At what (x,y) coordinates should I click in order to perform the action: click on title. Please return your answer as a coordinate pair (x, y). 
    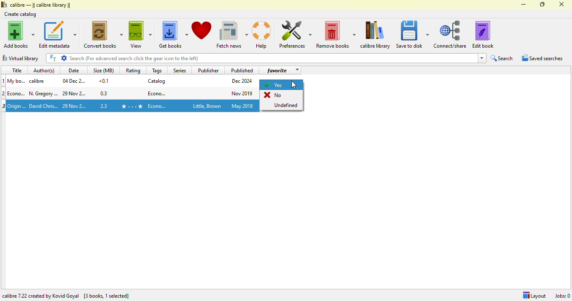
    Looking at the image, I should click on (17, 93).